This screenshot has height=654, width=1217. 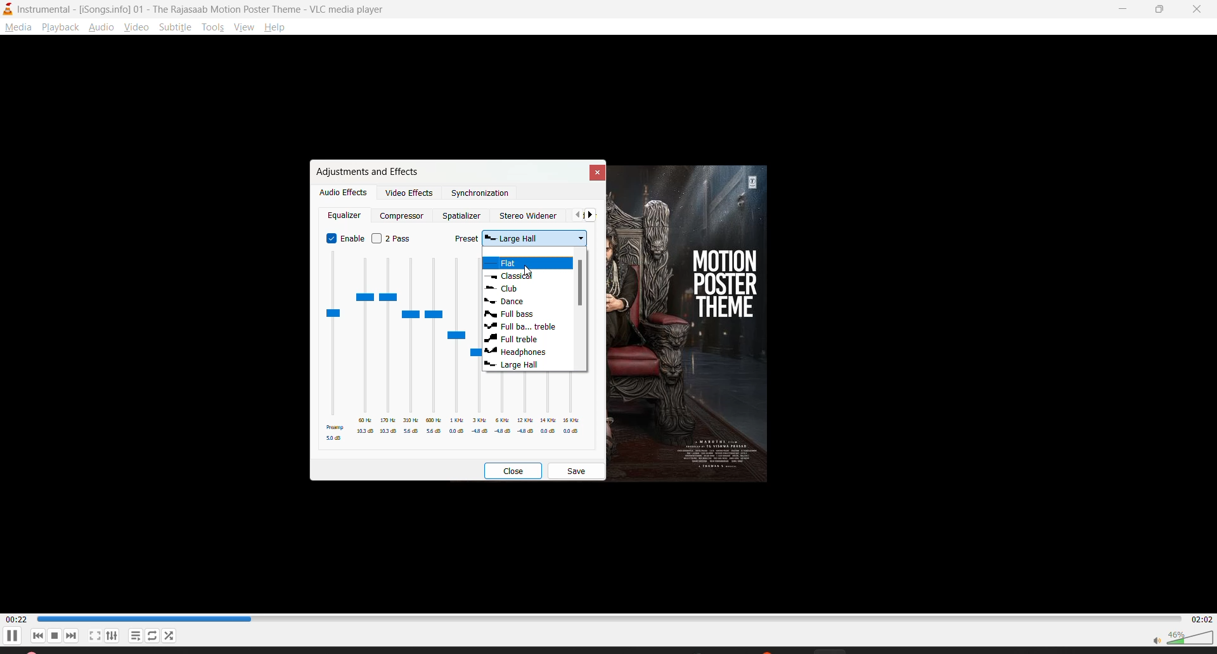 What do you see at coordinates (514, 264) in the screenshot?
I see `flat` at bounding box center [514, 264].